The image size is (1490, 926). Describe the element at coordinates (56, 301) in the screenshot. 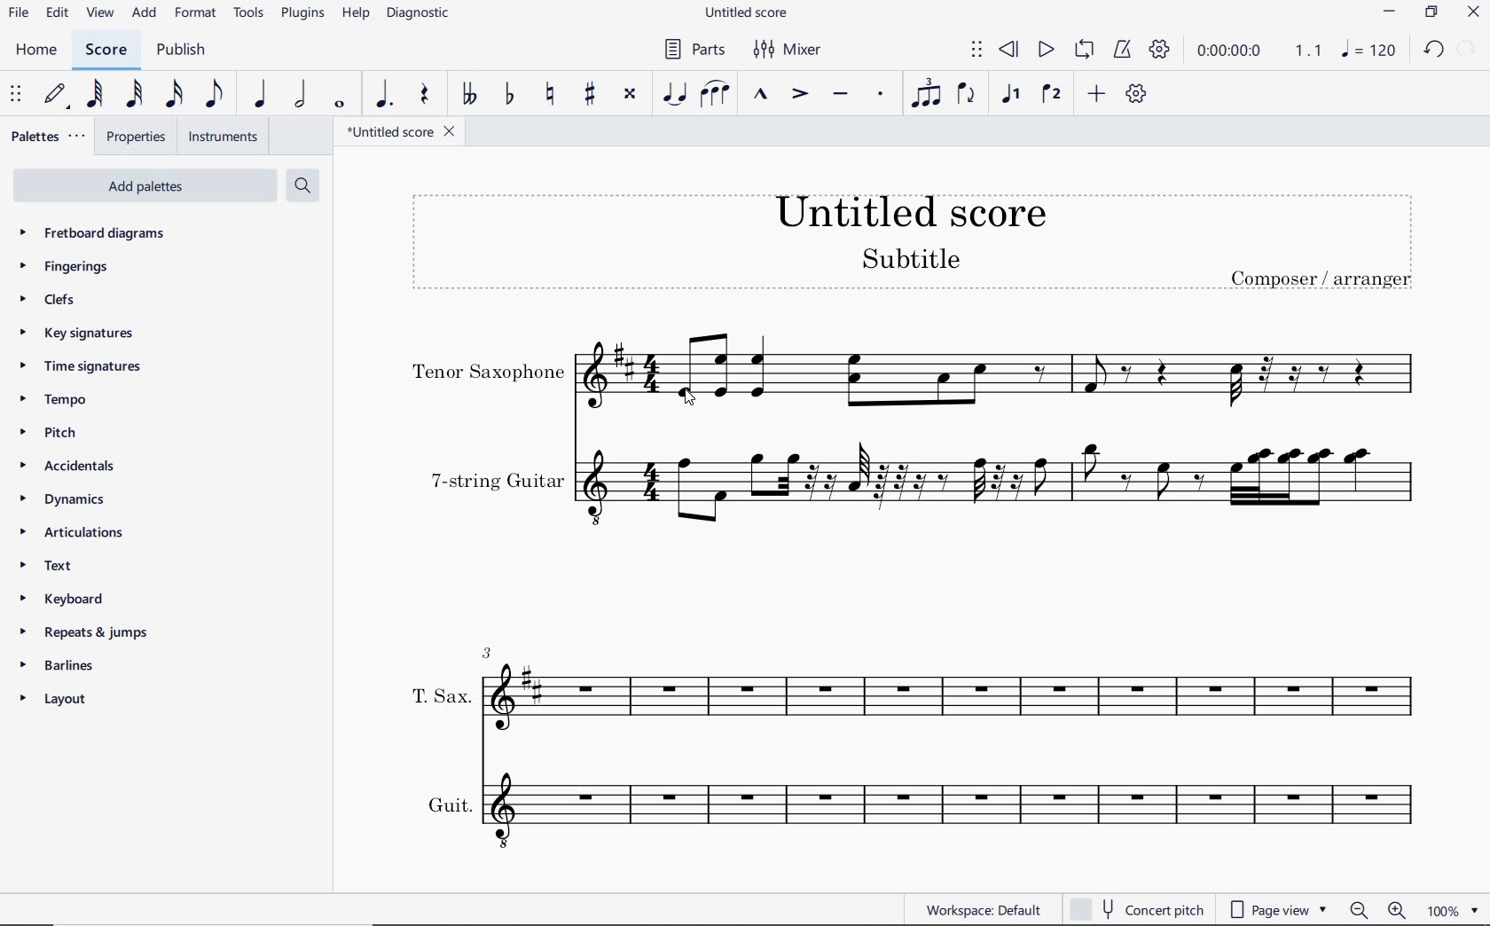

I see `CLEFS` at that location.